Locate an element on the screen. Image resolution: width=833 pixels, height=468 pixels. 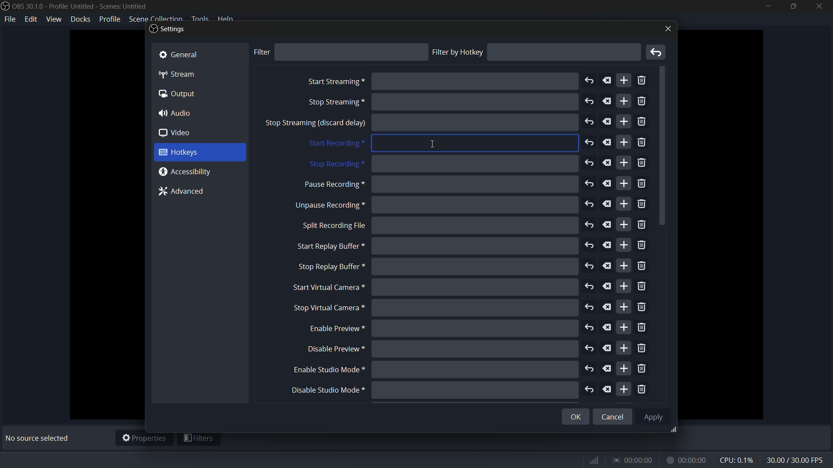
Settings is located at coordinates (167, 30).